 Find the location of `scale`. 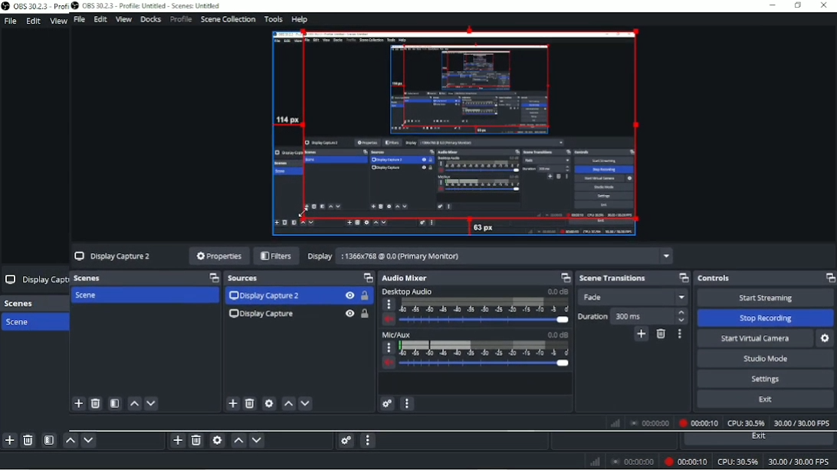

scale is located at coordinates (483, 350).